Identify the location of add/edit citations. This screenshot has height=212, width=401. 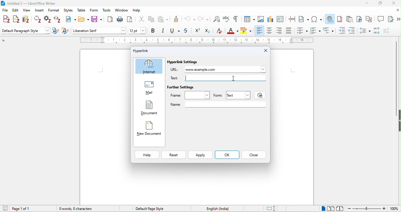
(7, 20).